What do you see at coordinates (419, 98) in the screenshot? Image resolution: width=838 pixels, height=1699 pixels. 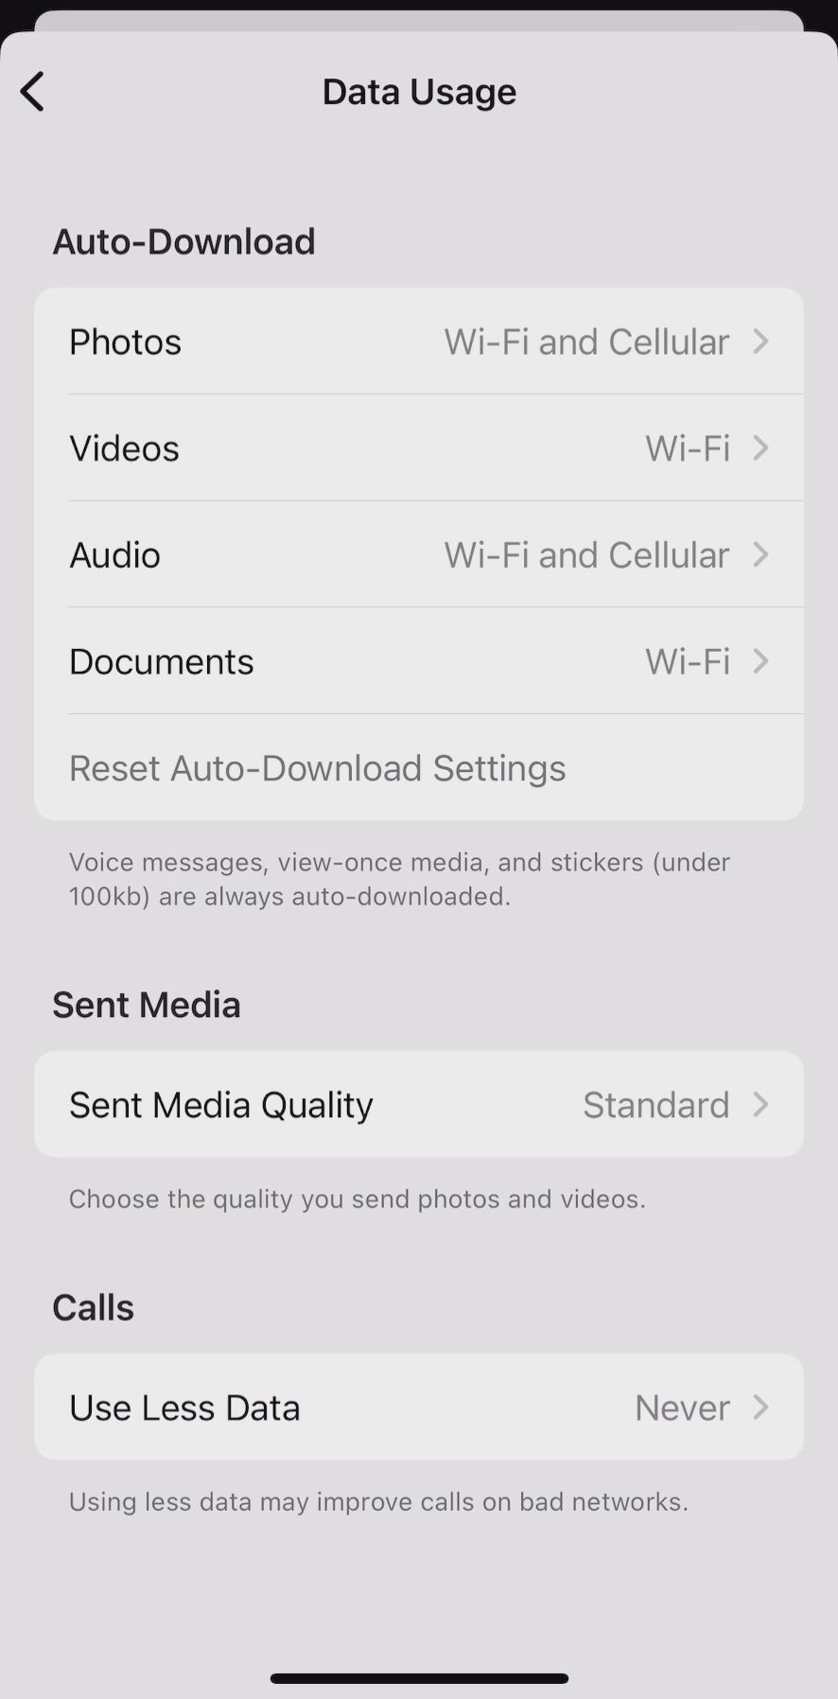 I see `Data Usage` at bounding box center [419, 98].